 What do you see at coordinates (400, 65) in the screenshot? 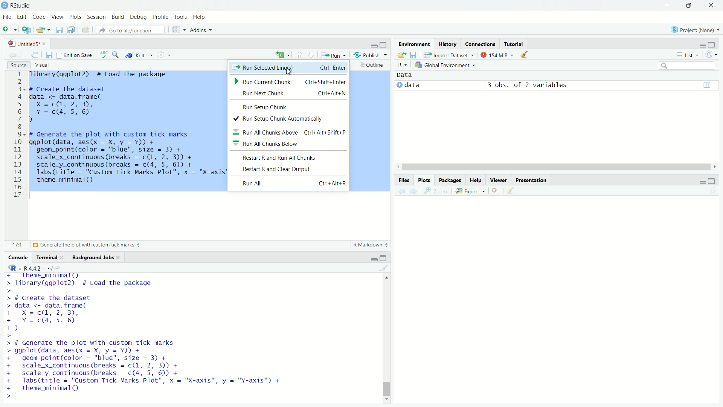
I see `select language` at bounding box center [400, 65].